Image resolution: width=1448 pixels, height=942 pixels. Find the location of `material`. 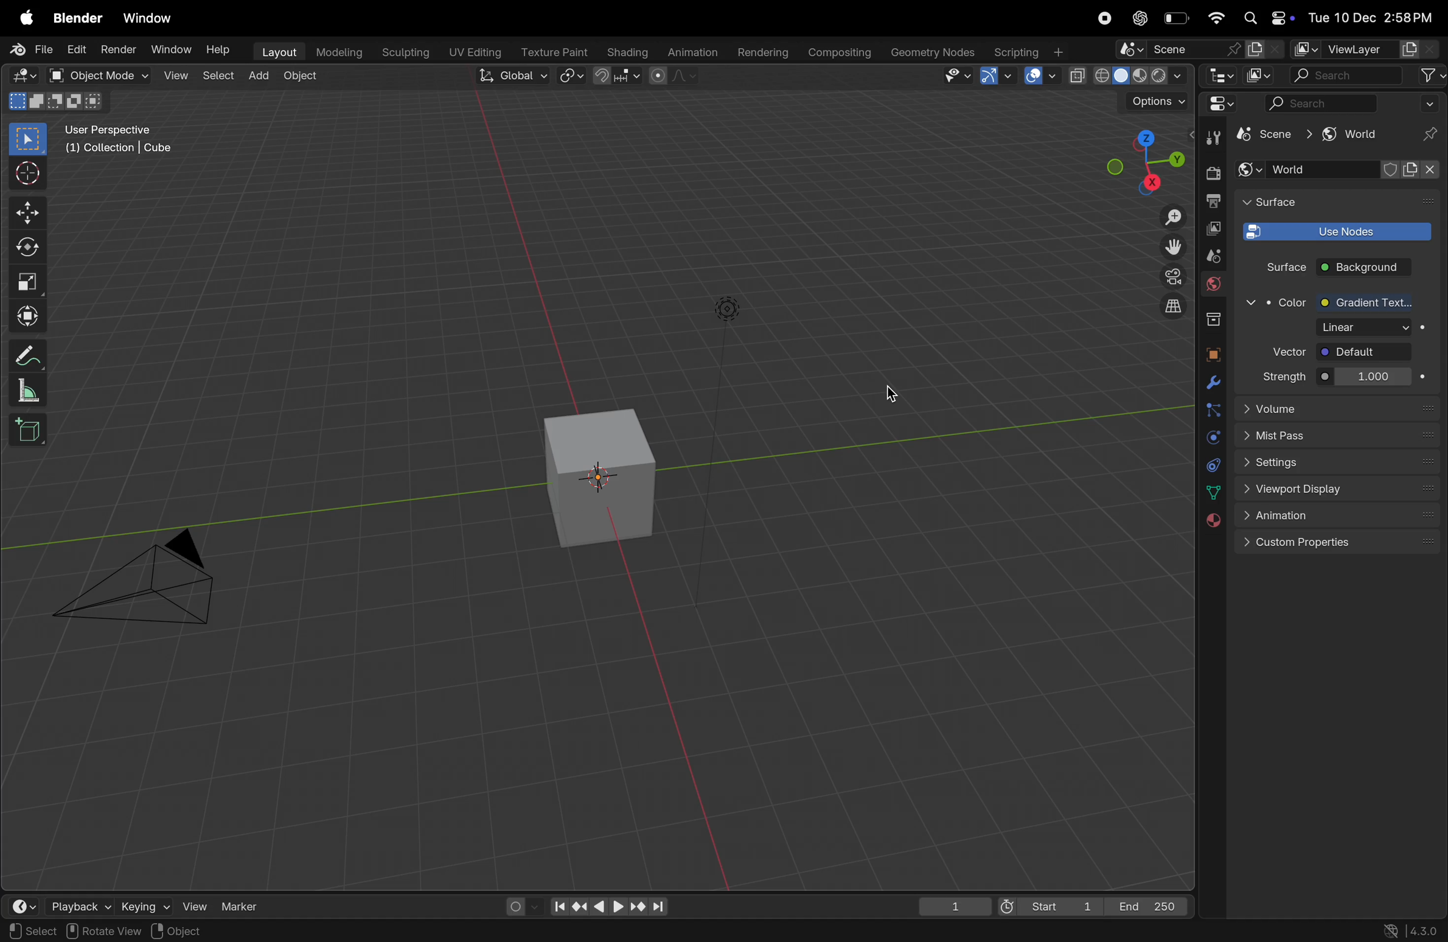

material is located at coordinates (1211, 522).